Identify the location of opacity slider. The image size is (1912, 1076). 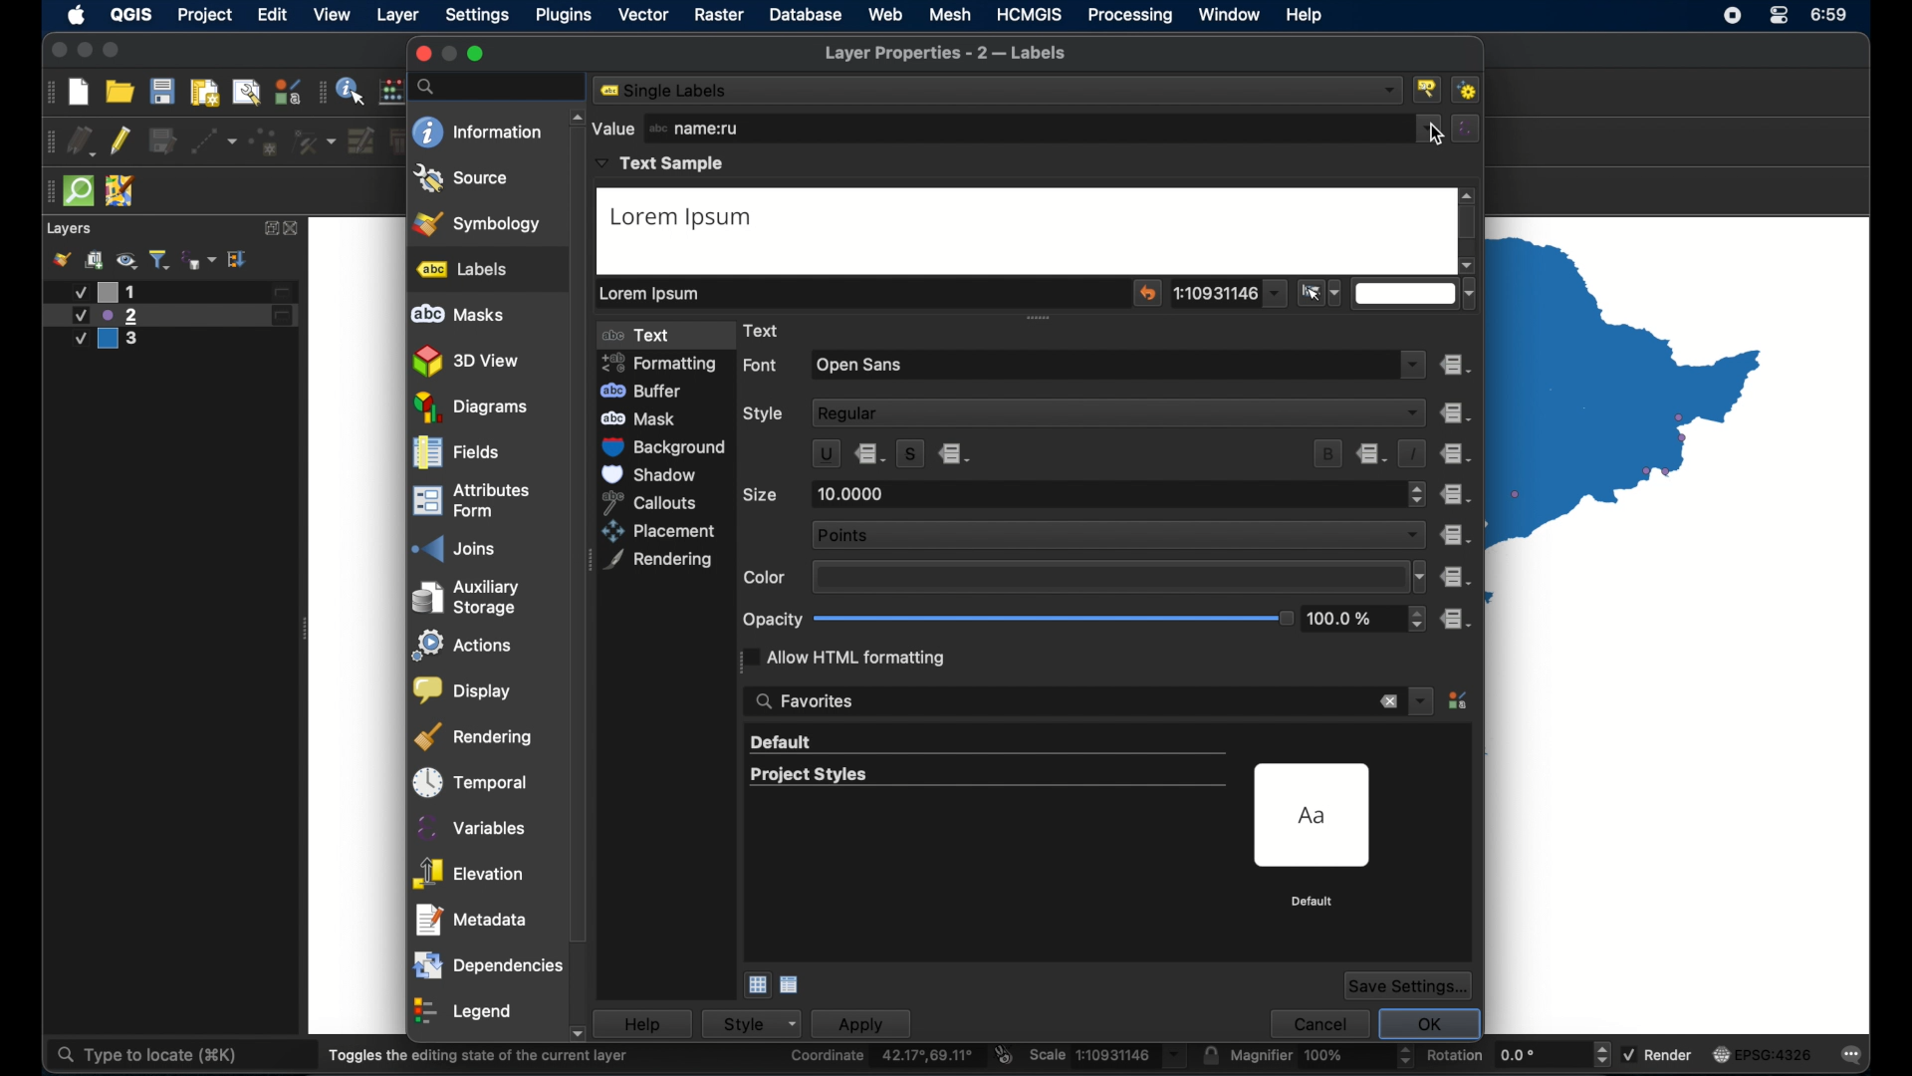
(1054, 619).